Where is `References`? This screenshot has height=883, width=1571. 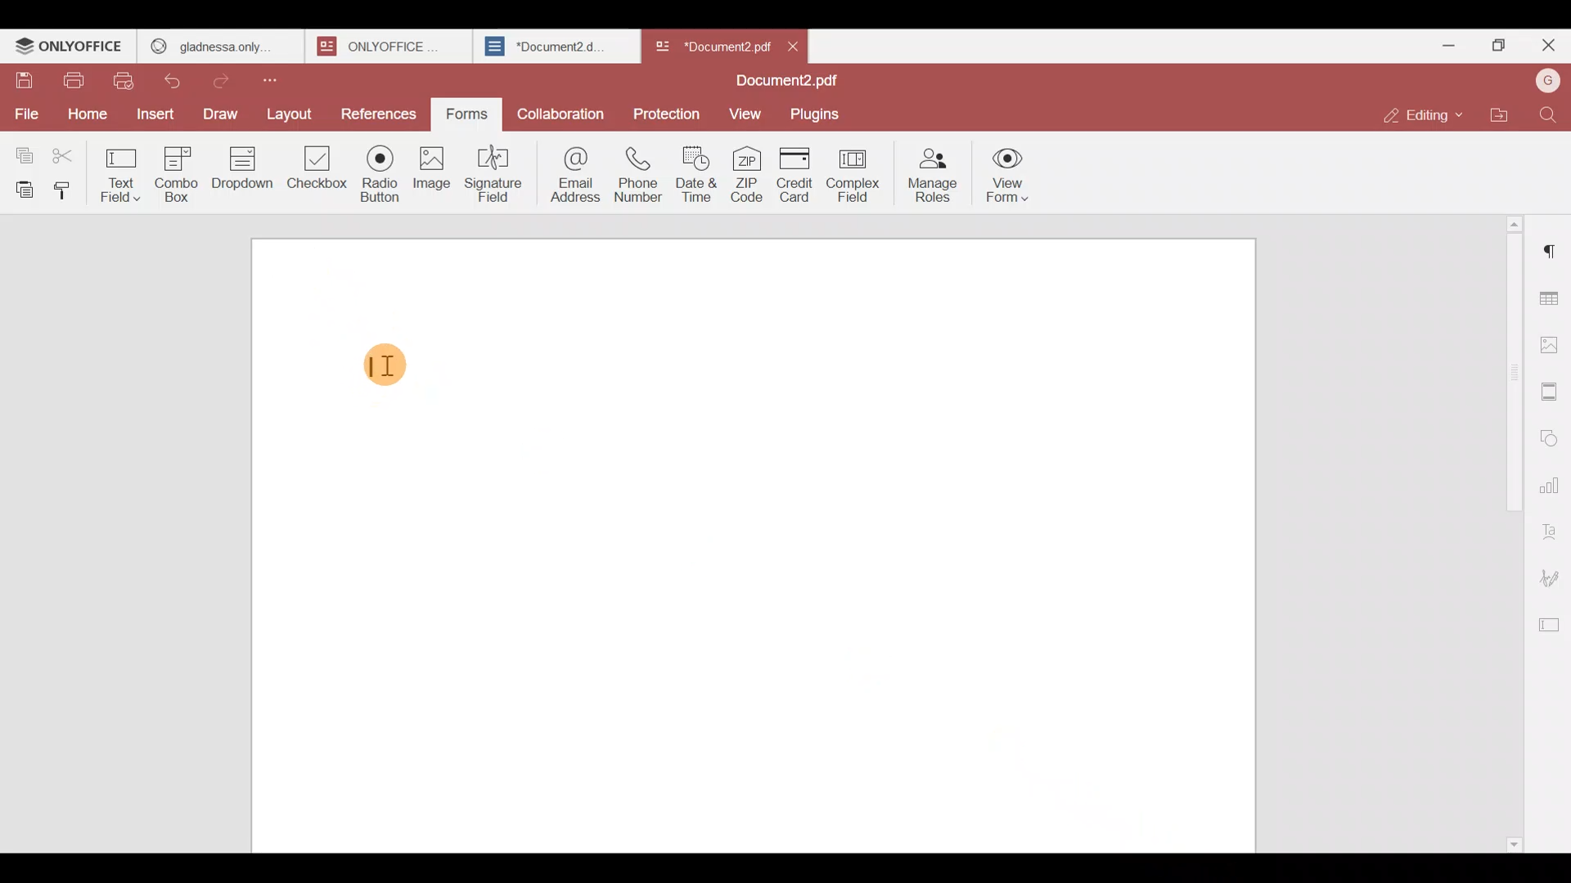 References is located at coordinates (377, 110).